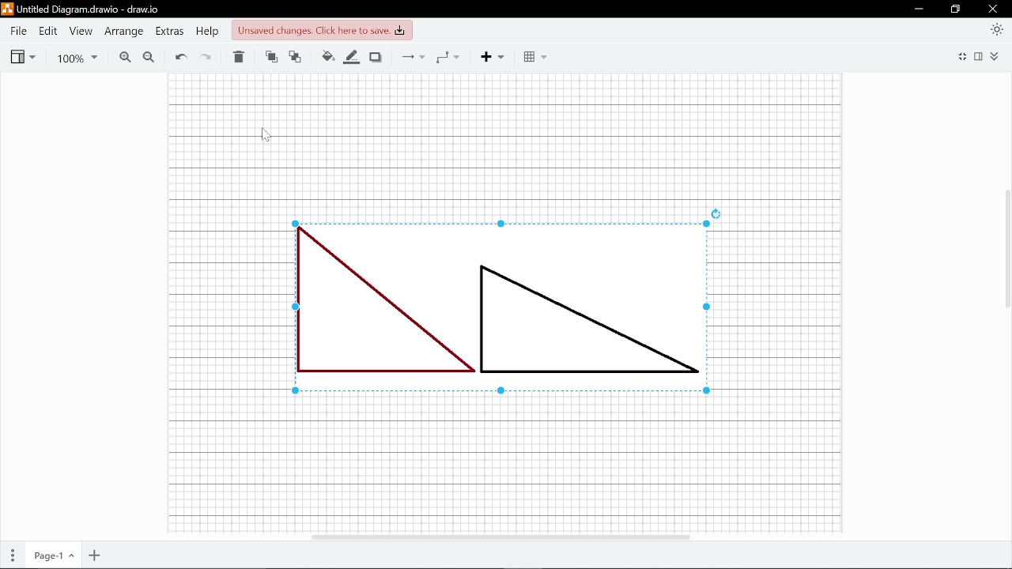  Describe the element at coordinates (1006, 246) in the screenshot. I see `Vertical scrollbar` at that location.